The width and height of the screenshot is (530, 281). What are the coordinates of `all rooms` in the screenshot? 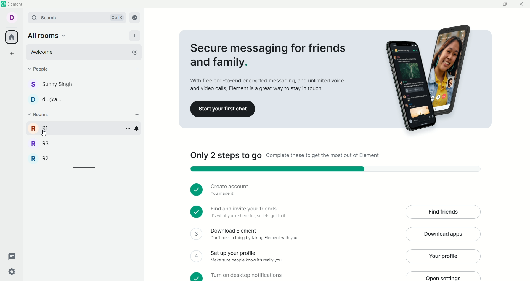 It's located at (47, 36).